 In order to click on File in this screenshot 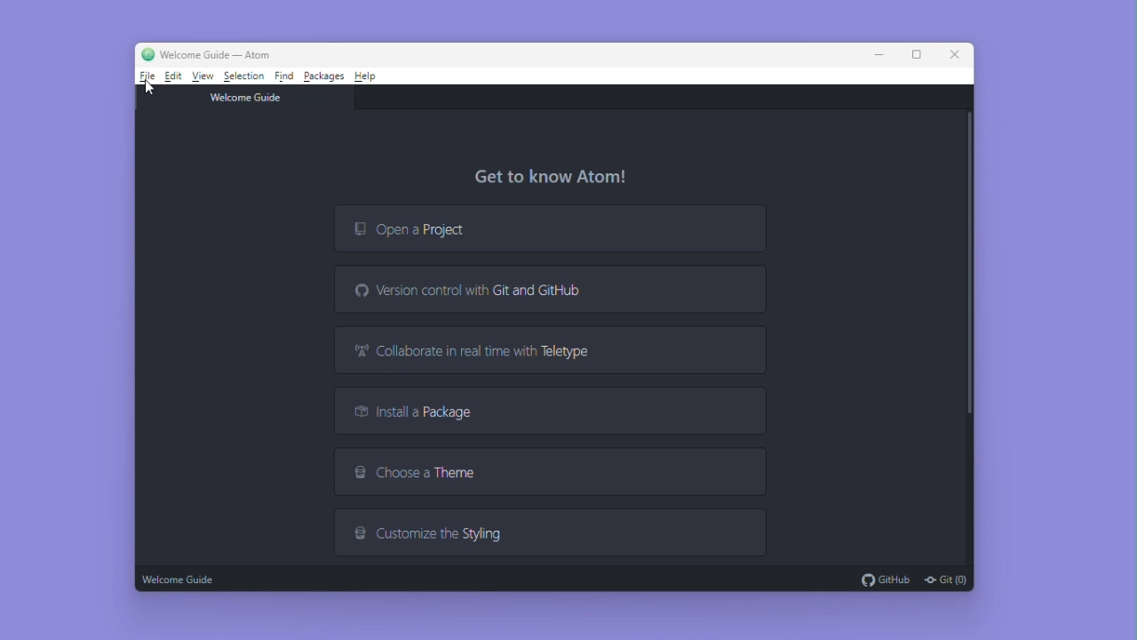, I will do `click(145, 78)`.